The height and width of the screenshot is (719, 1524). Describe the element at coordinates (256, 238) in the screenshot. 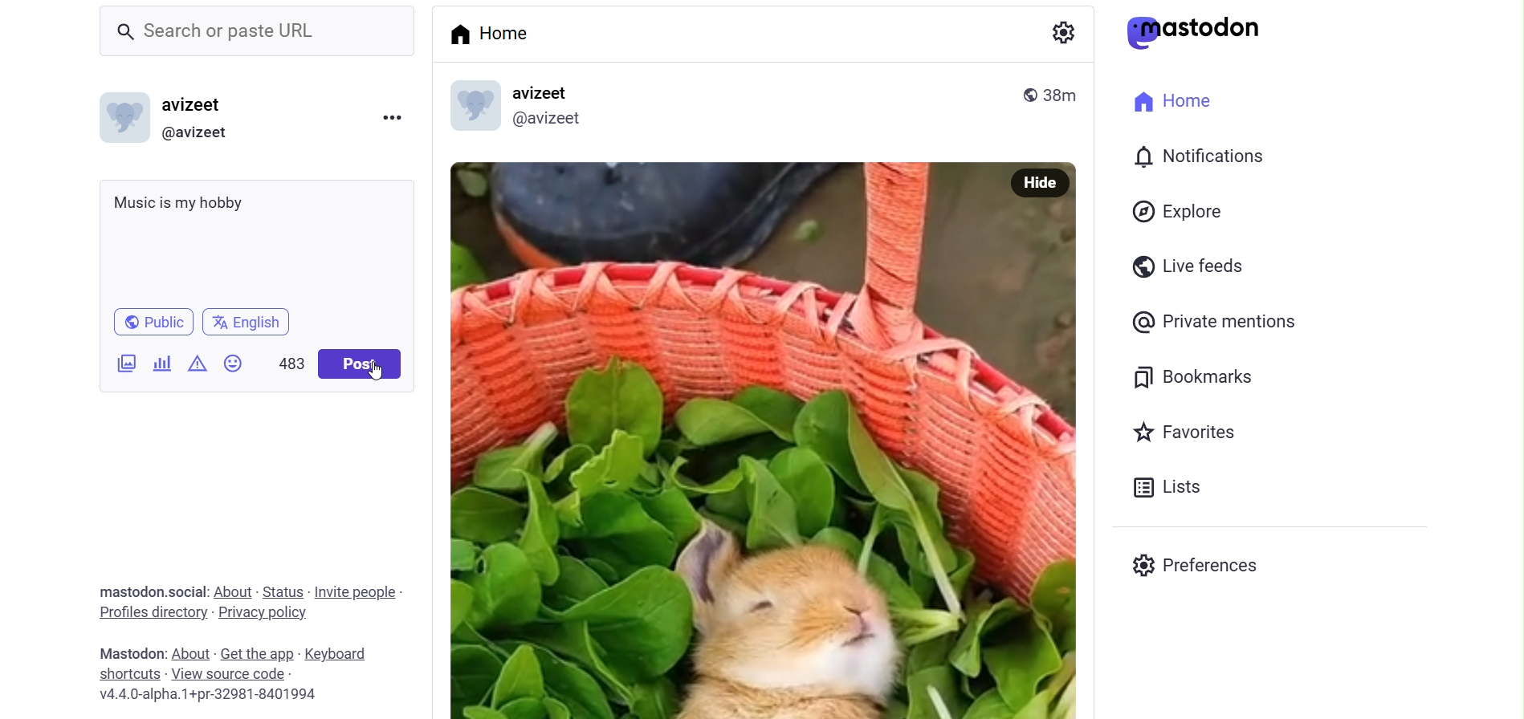

I see `Music is my hobby` at that location.